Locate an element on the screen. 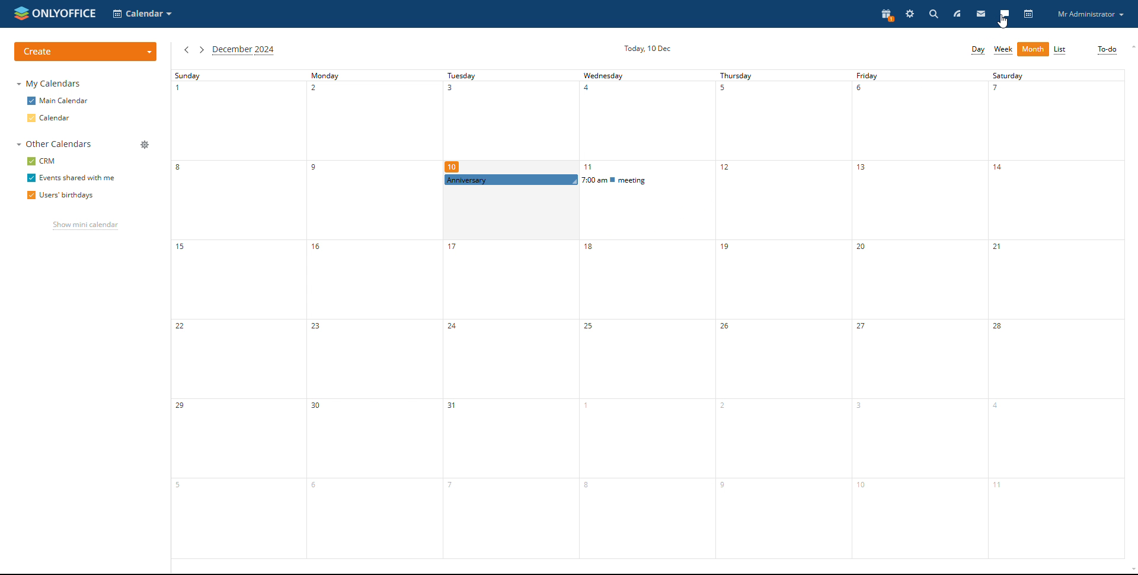 This screenshot has width=1138, height=575. events shared with me is located at coordinates (72, 178).